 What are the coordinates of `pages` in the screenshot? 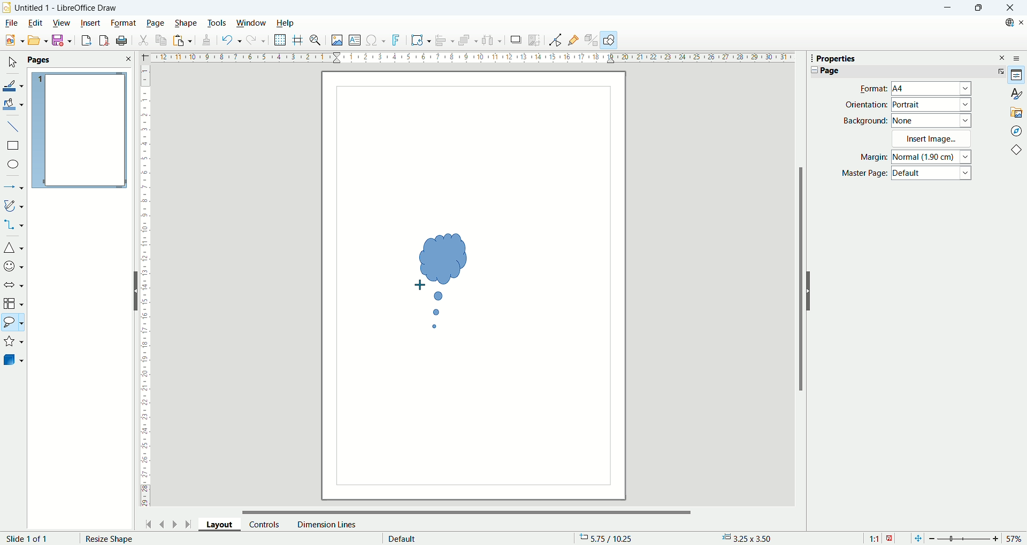 It's located at (79, 60).